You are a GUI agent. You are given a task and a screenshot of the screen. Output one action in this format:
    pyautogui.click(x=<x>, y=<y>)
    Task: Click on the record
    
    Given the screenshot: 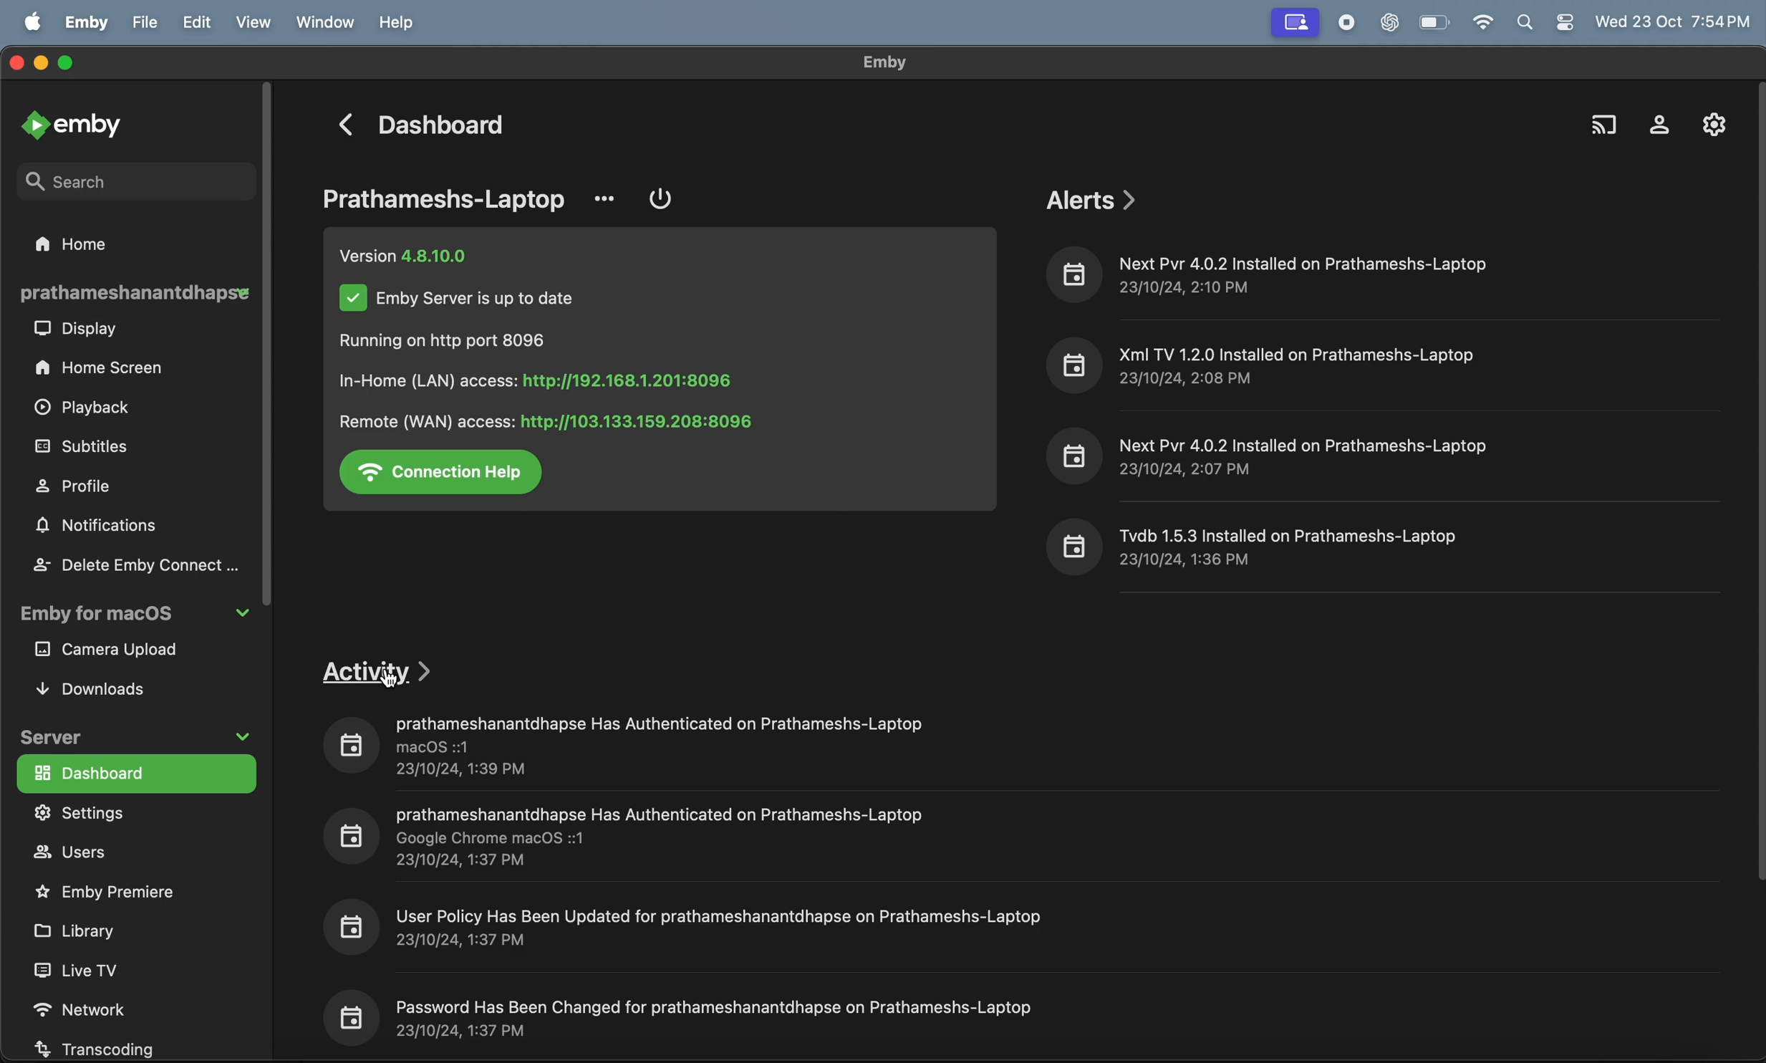 What is the action you would take?
    pyautogui.click(x=1343, y=23)
    